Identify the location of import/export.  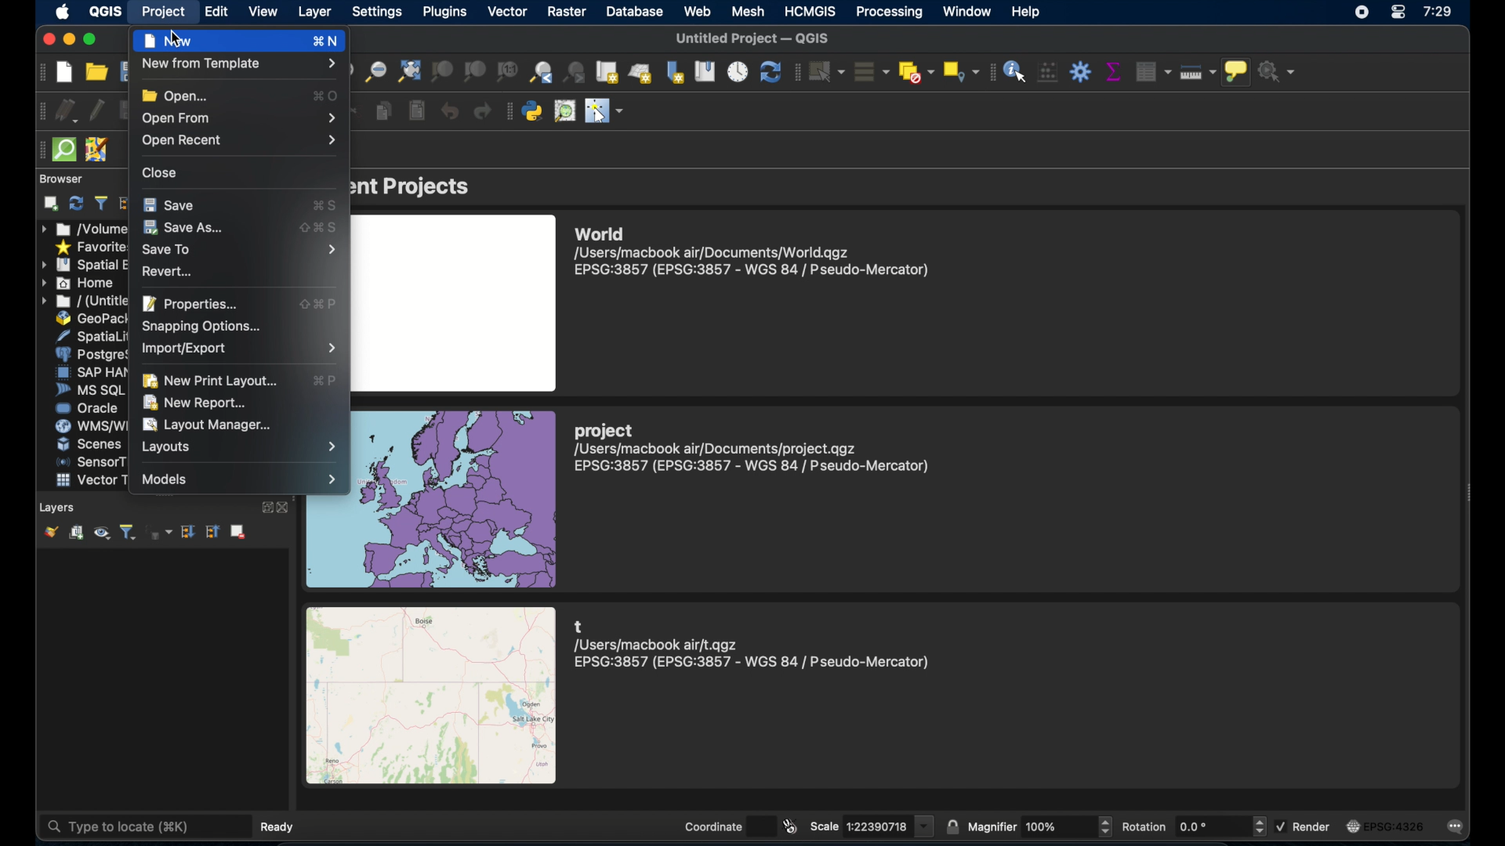
(241, 347).